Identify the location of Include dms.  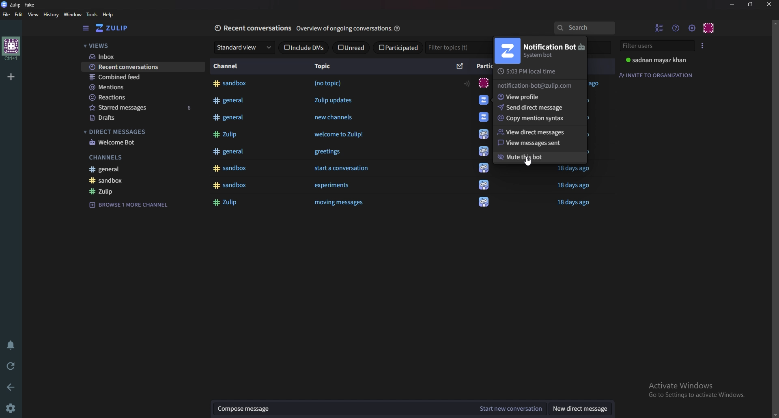
(303, 47).